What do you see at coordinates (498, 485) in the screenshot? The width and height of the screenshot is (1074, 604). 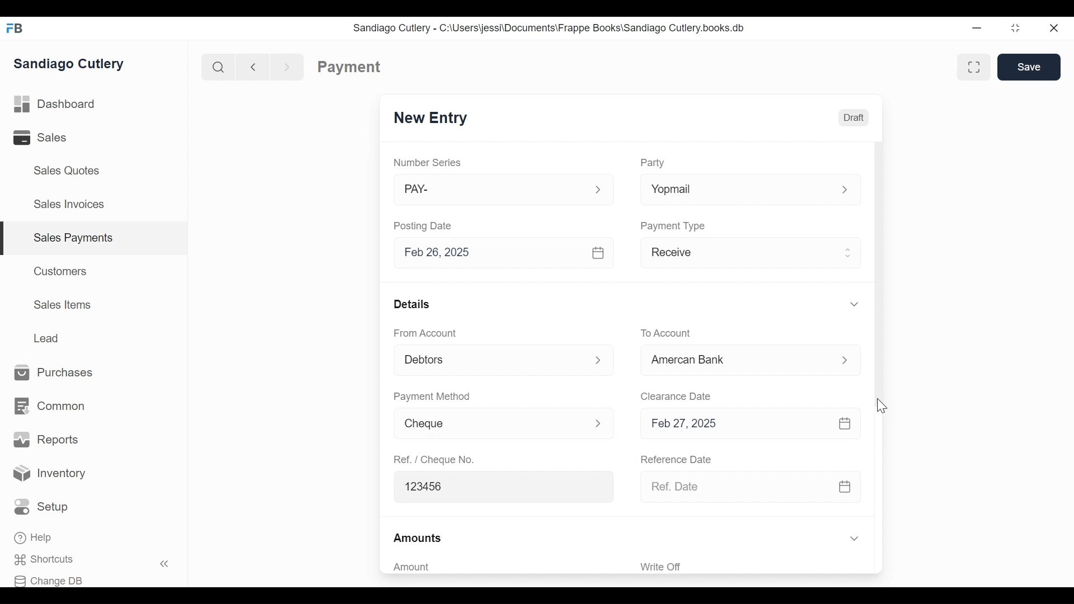 I see `123456` at bounding box center [498, 485].